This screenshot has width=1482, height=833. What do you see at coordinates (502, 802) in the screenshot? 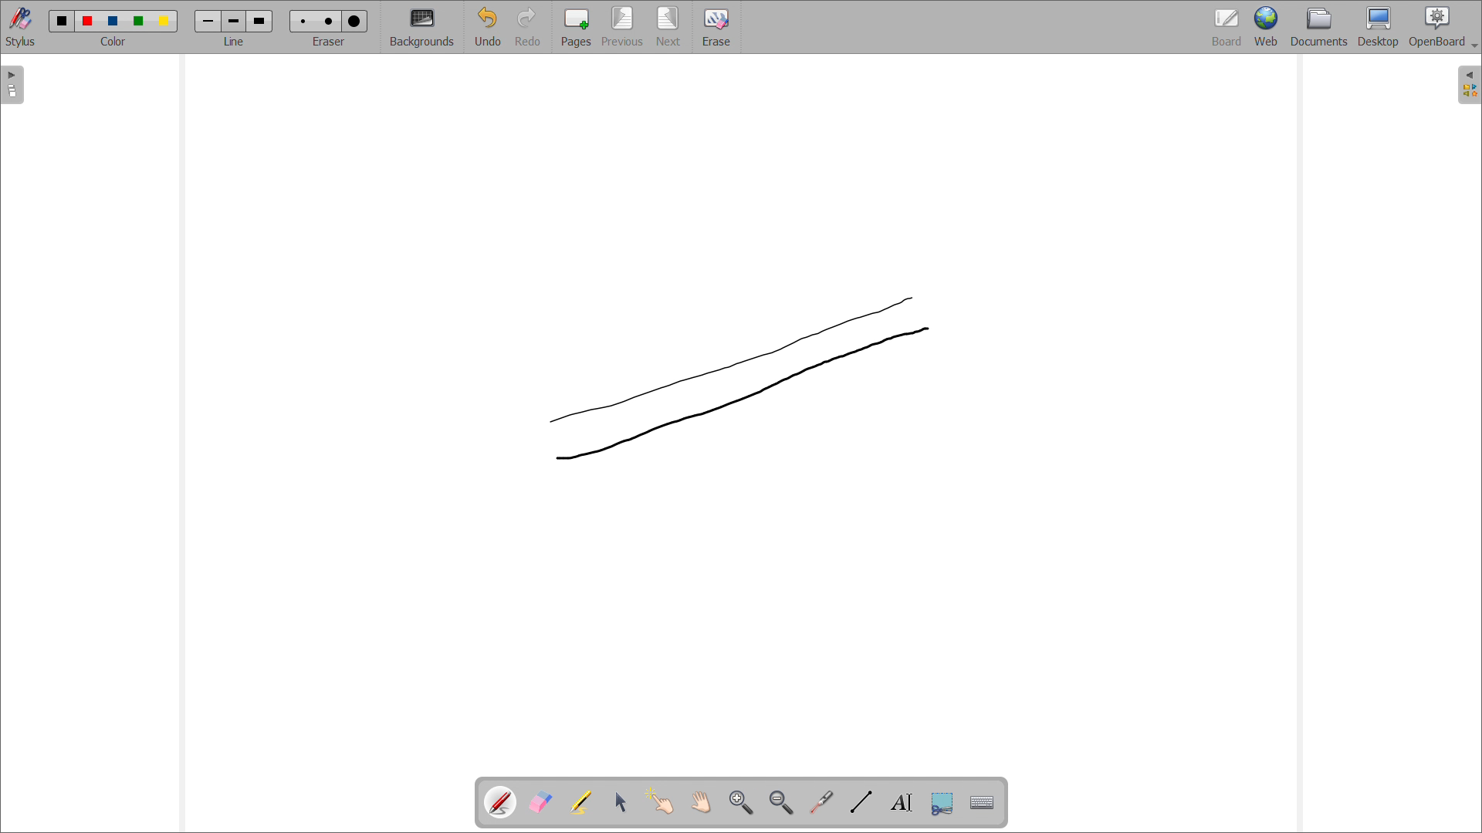
I see `pen tool` at bounding box center [502, 802].